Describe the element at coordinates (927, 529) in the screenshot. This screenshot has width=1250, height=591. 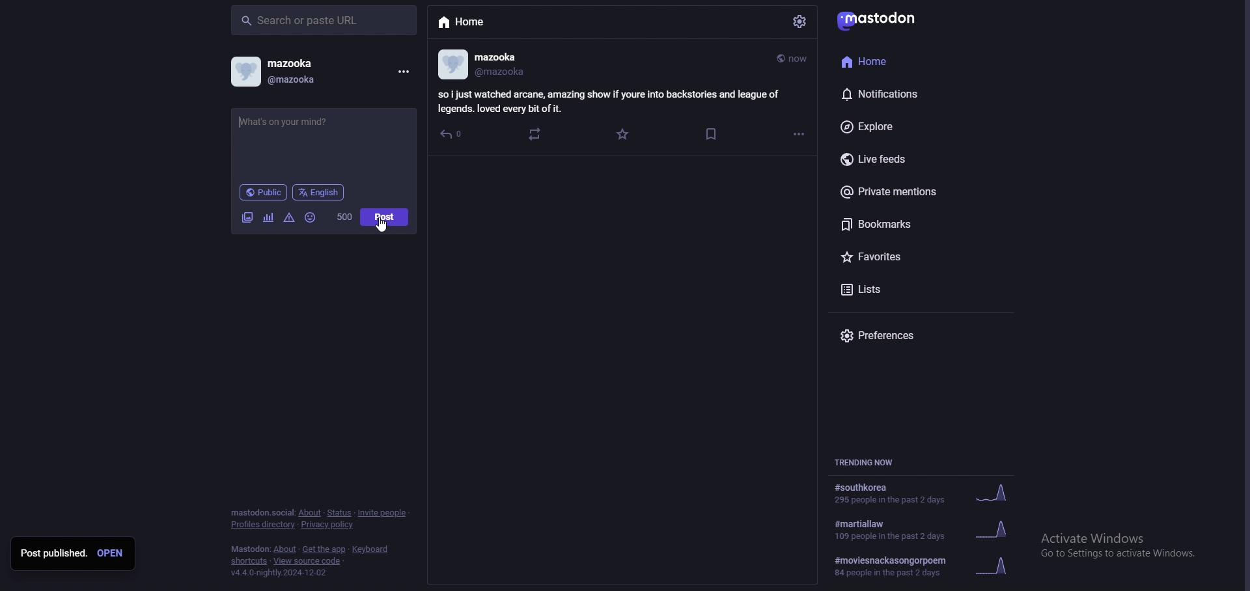
I see `trending` at that location.